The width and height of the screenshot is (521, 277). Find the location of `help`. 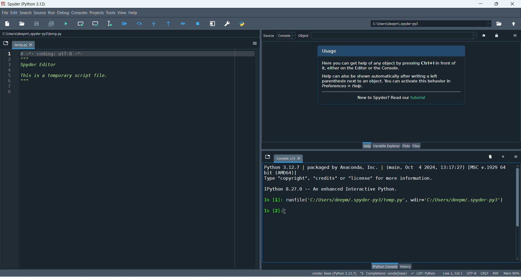

help is located at coordinates (366, 145).